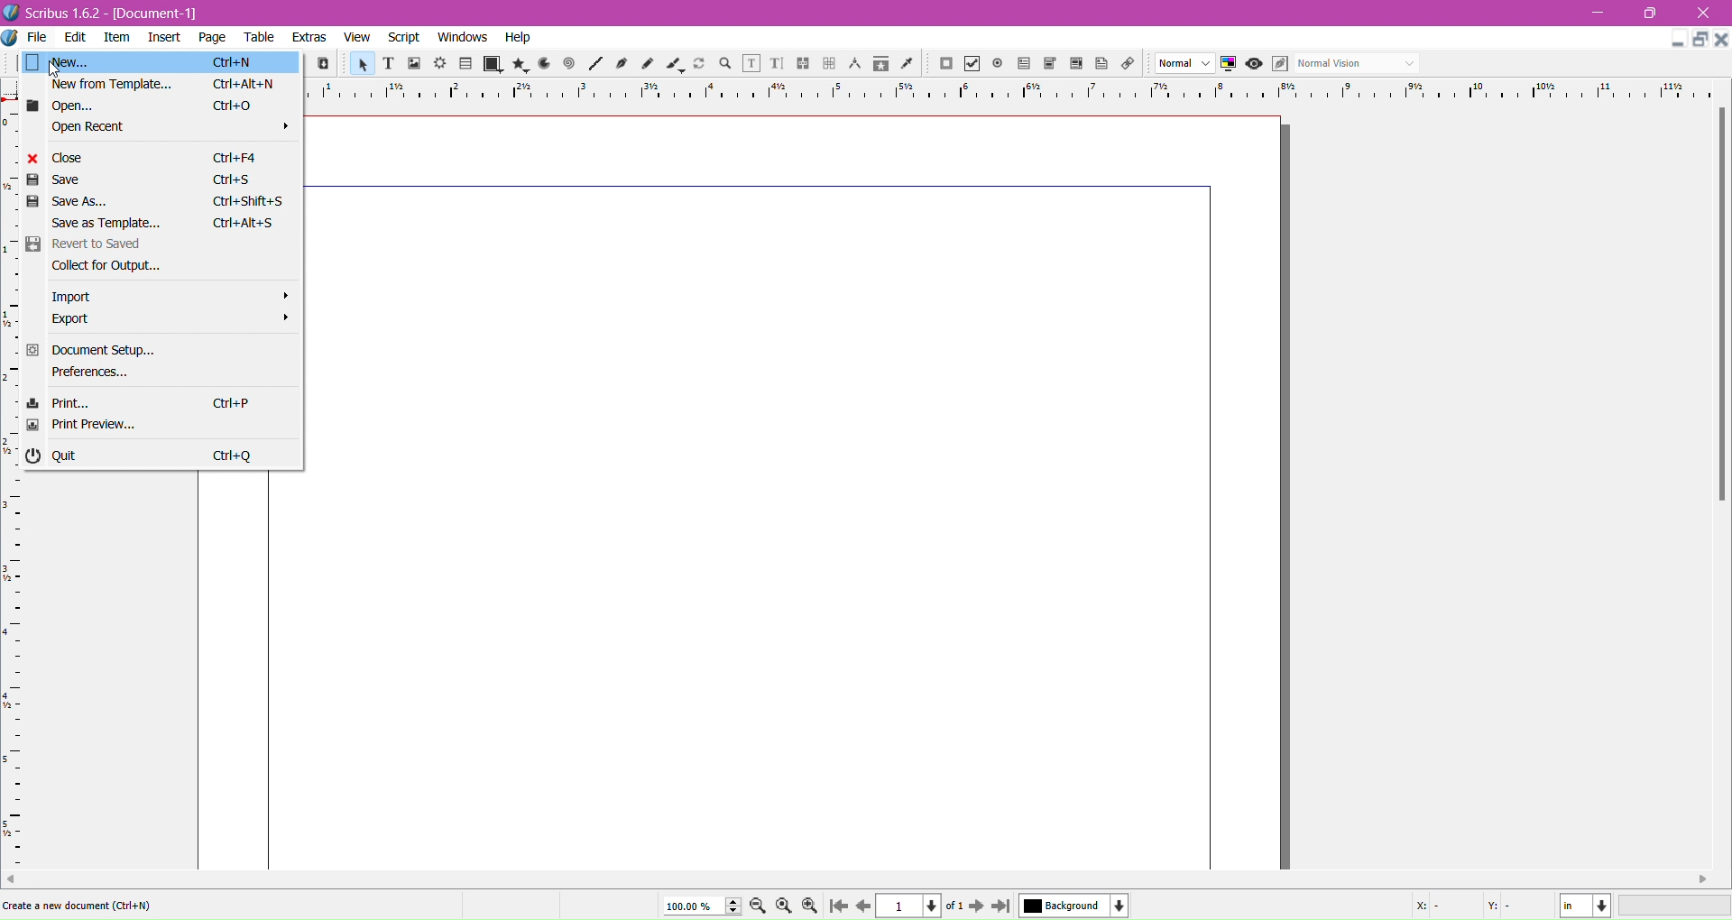  Describe the element at coordinates (165, 269) in the screenshot. I see `Collect for Output` at that location.